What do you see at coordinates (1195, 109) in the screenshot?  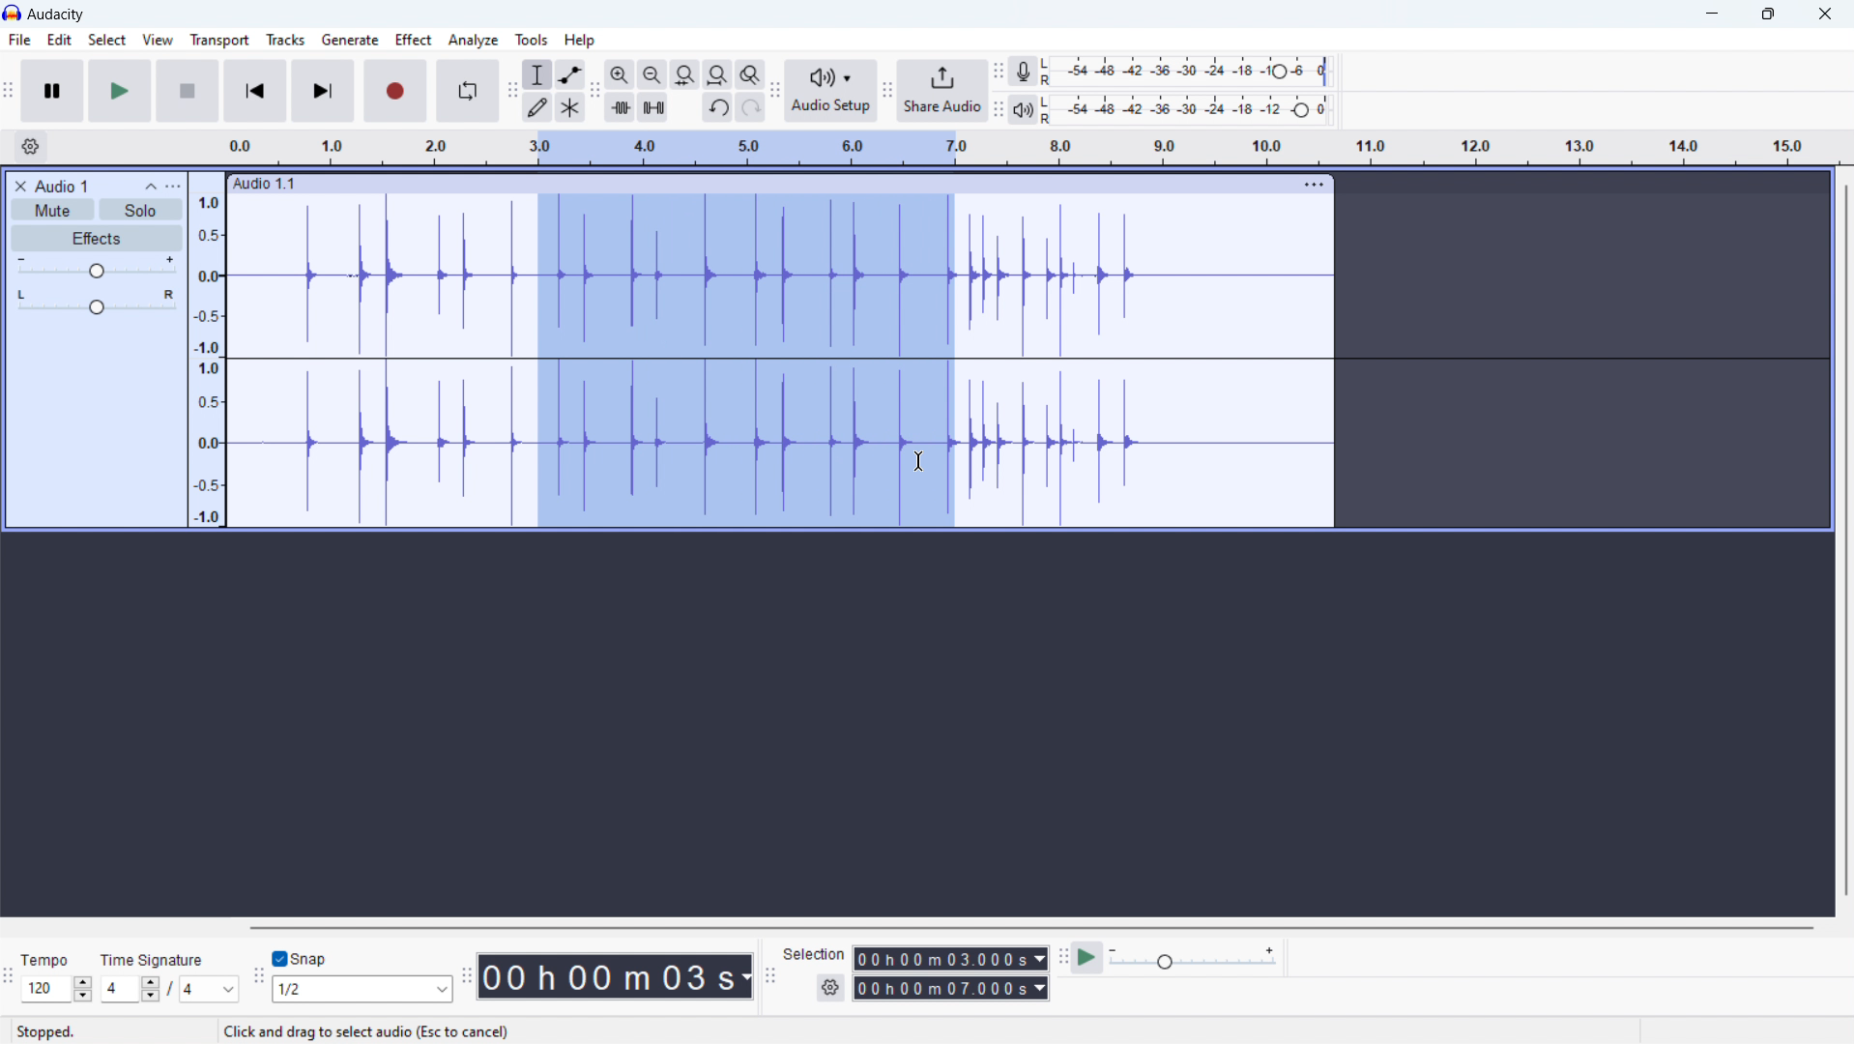 I see `playback level` at bounding box center [1195, 109].